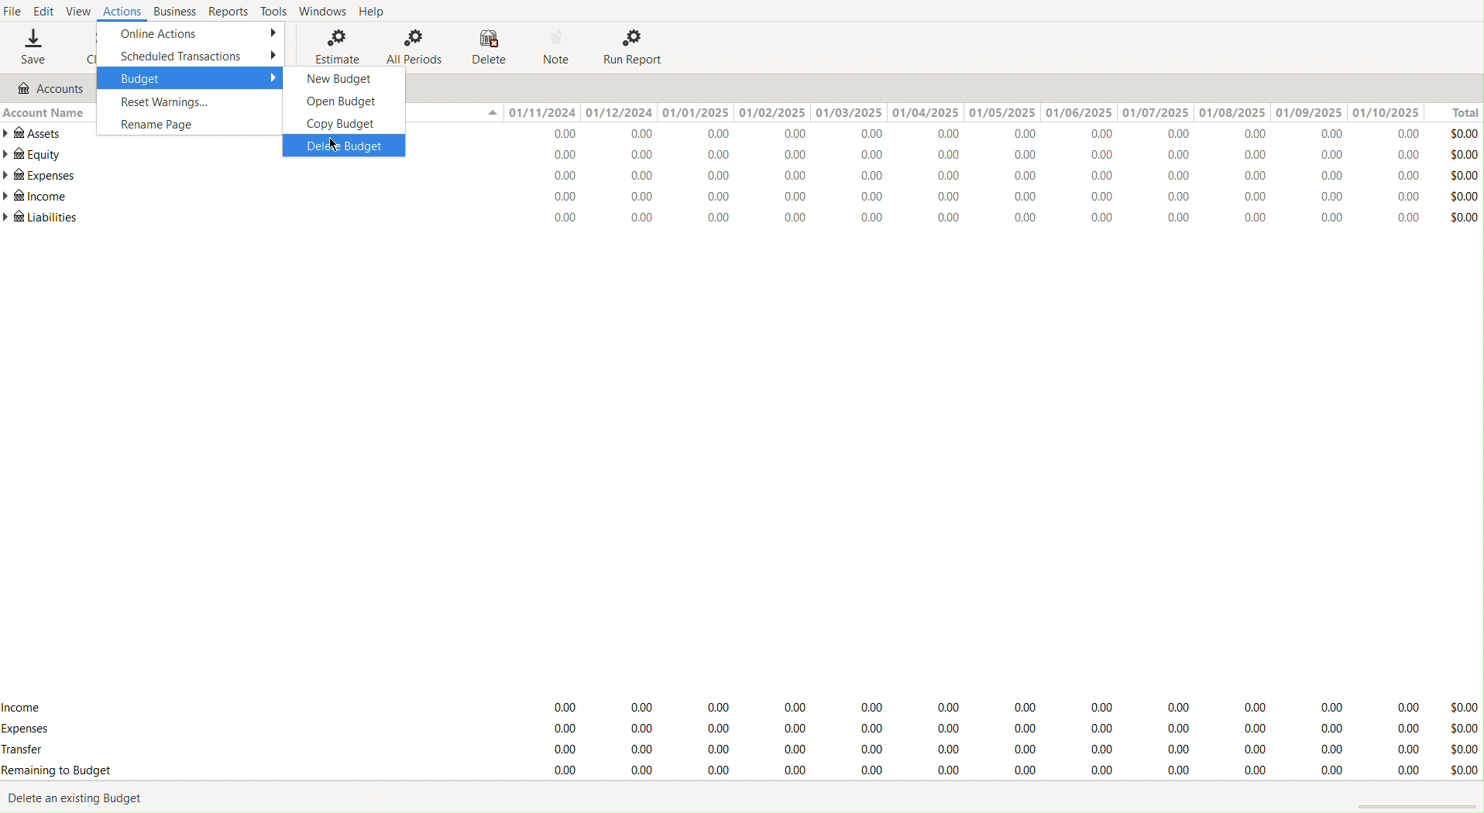 Image resolution: width=1484 pixels, height=813 pixels. Describe the element at coordinates (988, 156) in the screenshot. I see `Equity Values` at that location.